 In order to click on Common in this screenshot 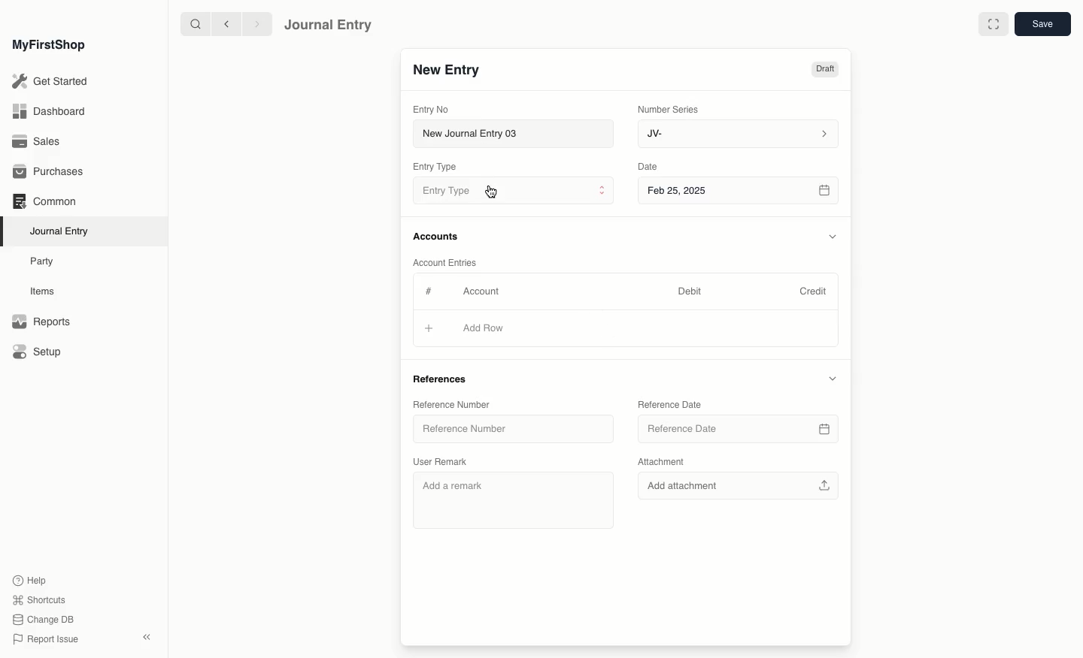, I will do `click(44, 201)`.